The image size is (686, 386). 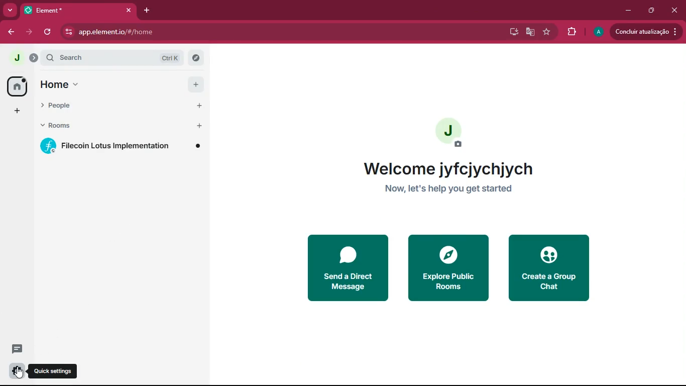 I want to click on Welcome jyfcjychjych, so click(x=447, y=169).